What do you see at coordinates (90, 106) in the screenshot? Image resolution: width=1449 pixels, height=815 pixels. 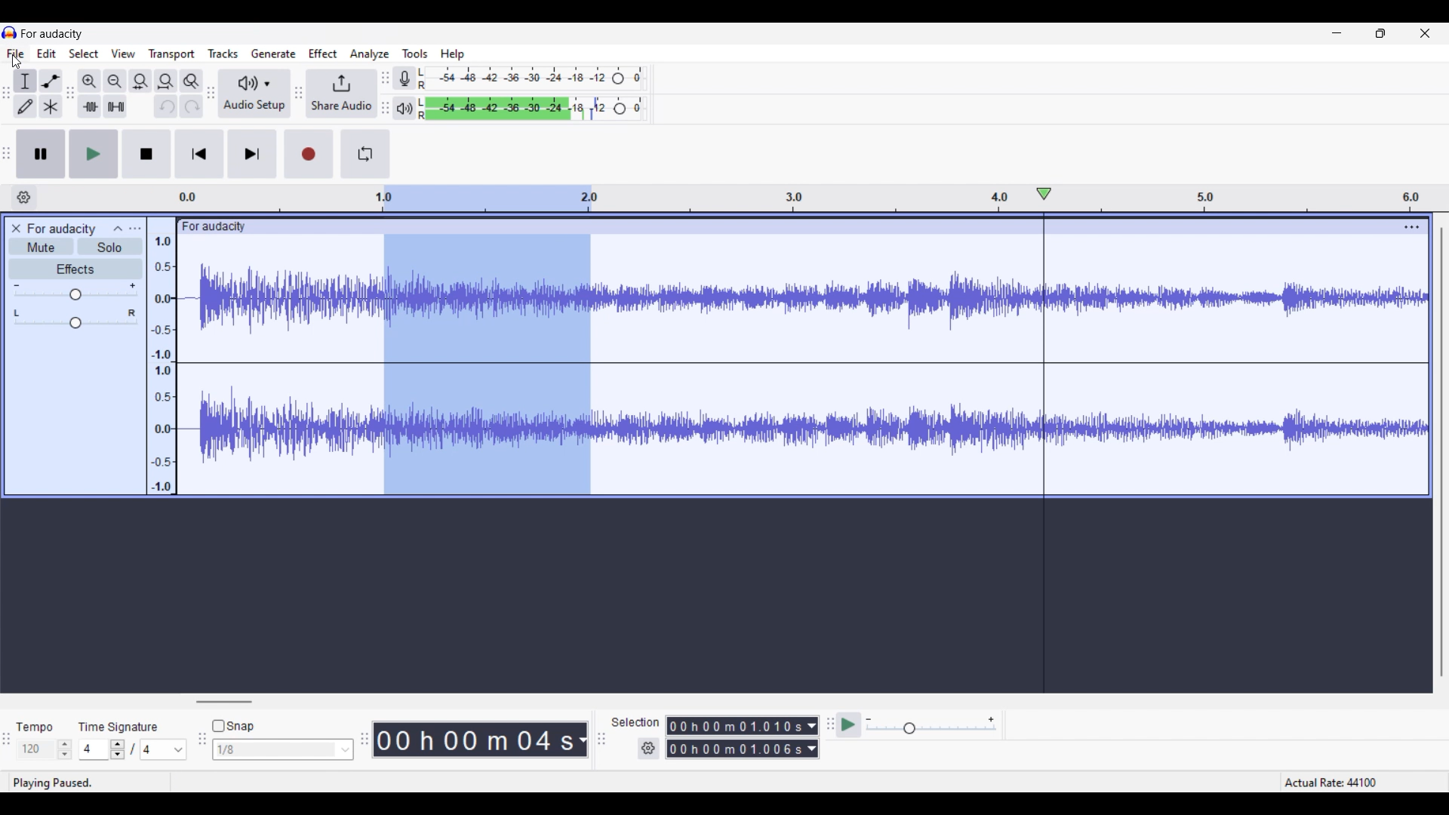 I see `Trim audio outside selection` at bounding box center [90, 106].